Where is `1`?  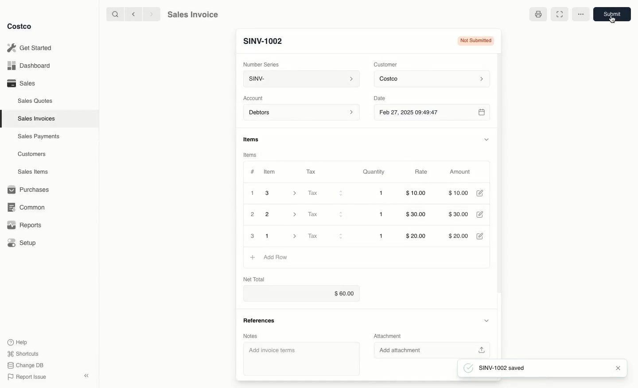
1 is located at coordinates (382, 194).